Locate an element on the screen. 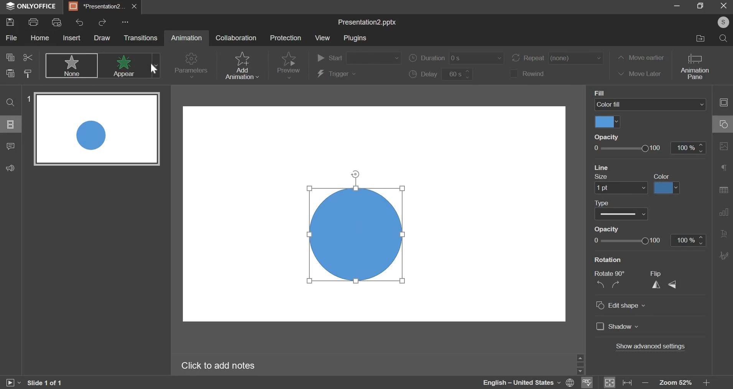 The width and height of the screenshot is (733, 389). slide area is located at coordinates (376, 210).